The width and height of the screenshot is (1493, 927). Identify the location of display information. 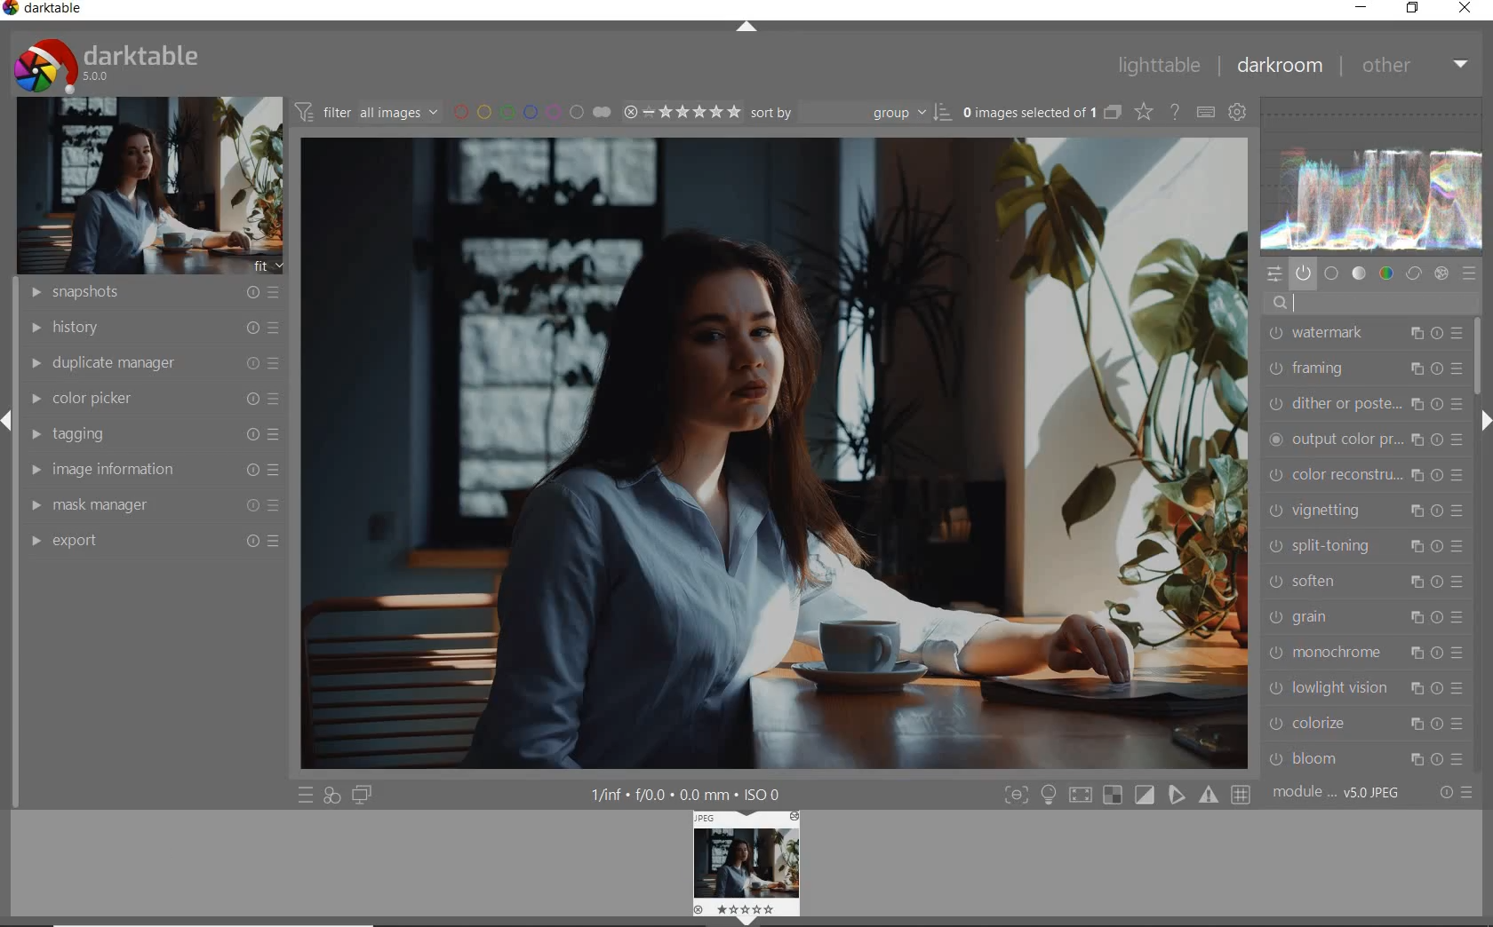
(688, 793).